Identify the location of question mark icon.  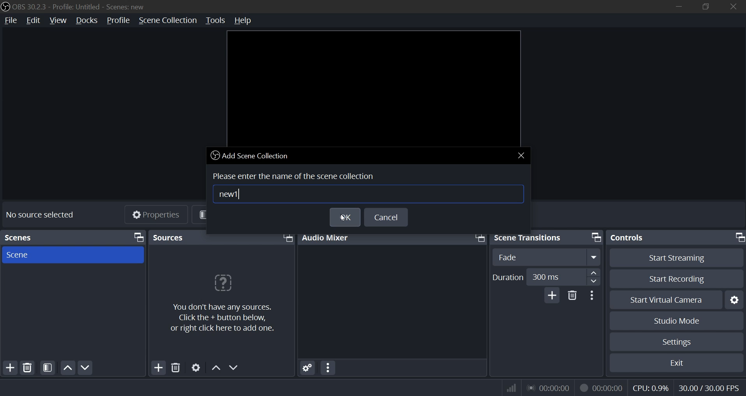
(222, 284).